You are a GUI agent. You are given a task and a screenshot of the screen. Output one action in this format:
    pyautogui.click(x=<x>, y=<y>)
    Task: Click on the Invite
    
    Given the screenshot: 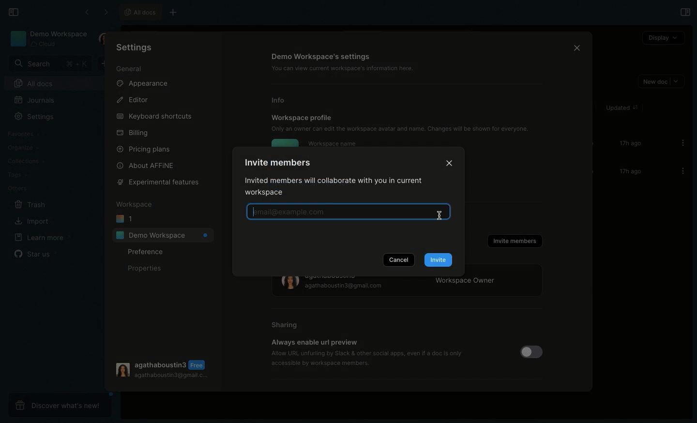 What is the action you would take?
    pyautogui.click(x=438, y=260)
    